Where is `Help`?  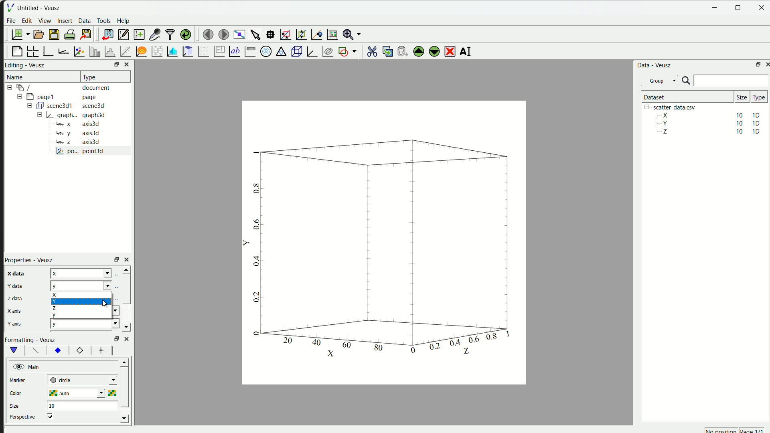
Help is located at coordinates (123, 20).